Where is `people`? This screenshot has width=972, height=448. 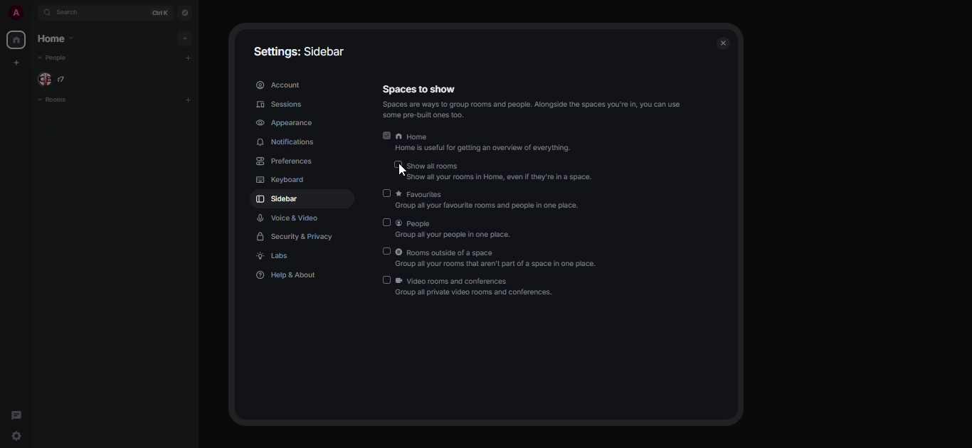
people is located at coordinates (58, 80).